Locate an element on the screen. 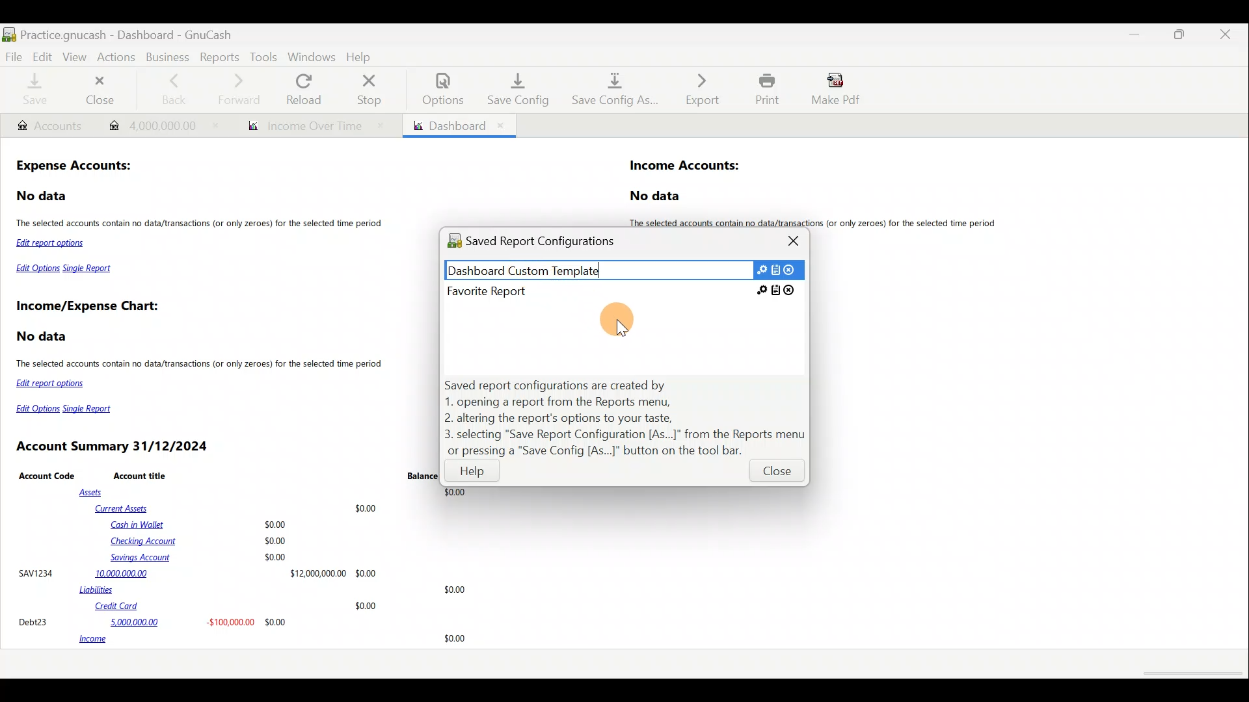 The height and width of the screenshot is (702, 1249). Close is located at coordinates (1226, 36).